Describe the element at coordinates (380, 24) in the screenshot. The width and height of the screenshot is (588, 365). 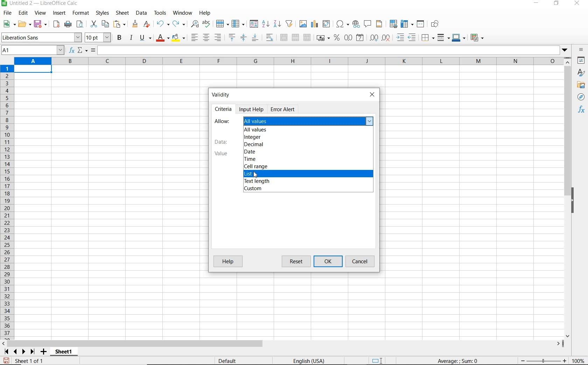
I see `headers and footers` at that location.